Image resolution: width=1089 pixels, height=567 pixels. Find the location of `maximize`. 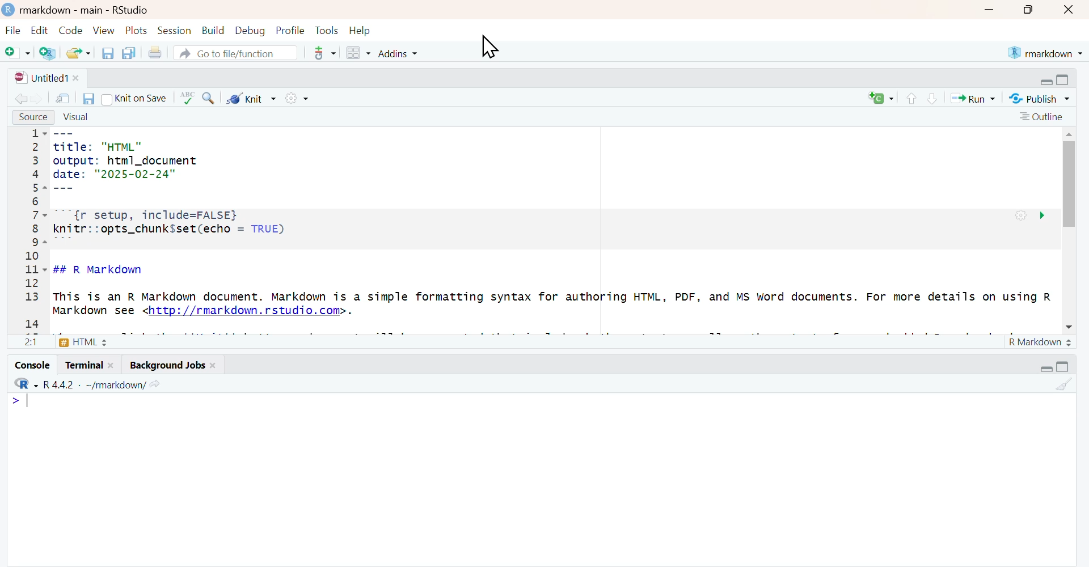

maximize is located at coordinates (1064, 81).